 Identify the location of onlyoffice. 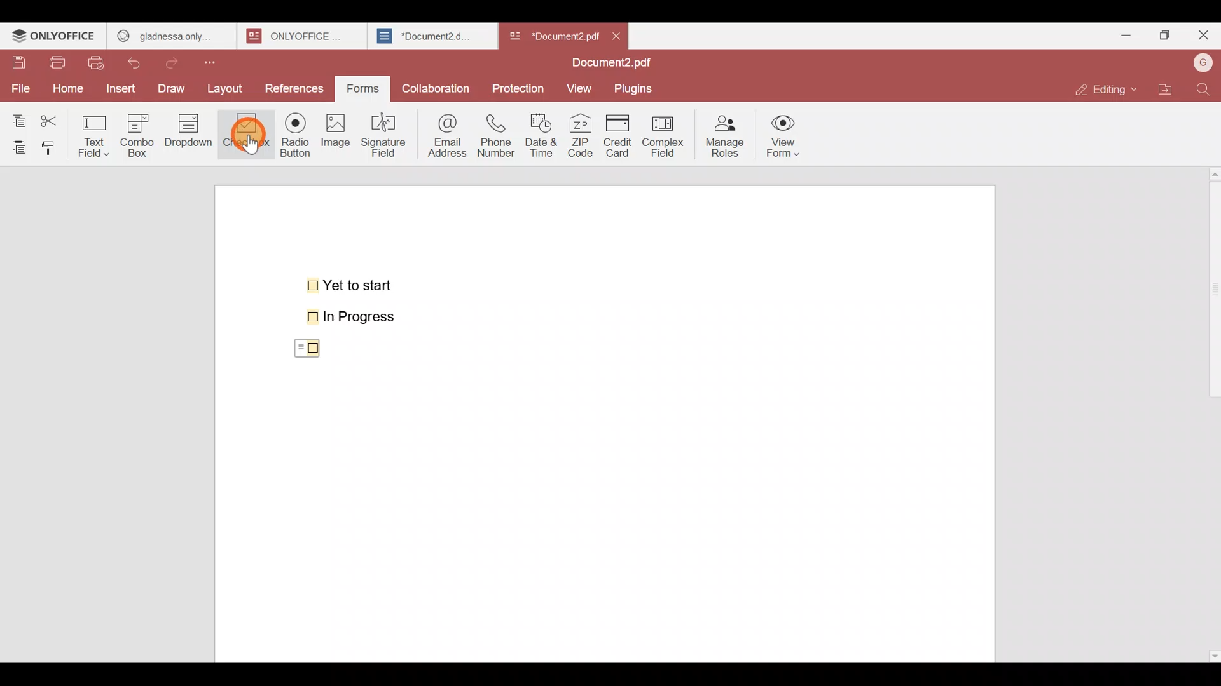
(298, 36).